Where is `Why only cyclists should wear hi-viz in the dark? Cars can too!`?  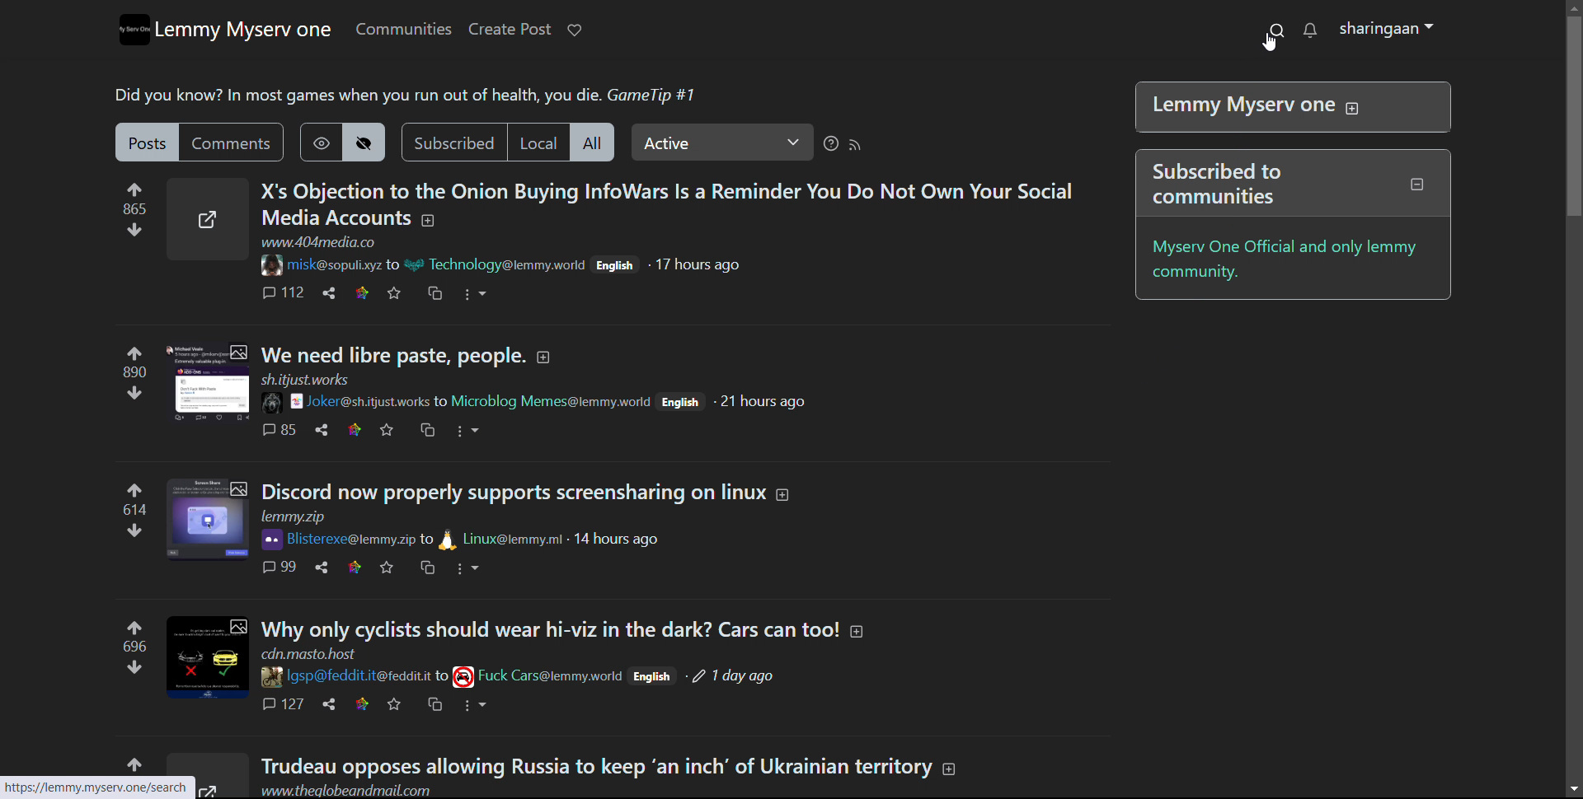
Why only cyclists should wear hi-viz in the dark? Cars can too! is located at coordinates (561, 638).